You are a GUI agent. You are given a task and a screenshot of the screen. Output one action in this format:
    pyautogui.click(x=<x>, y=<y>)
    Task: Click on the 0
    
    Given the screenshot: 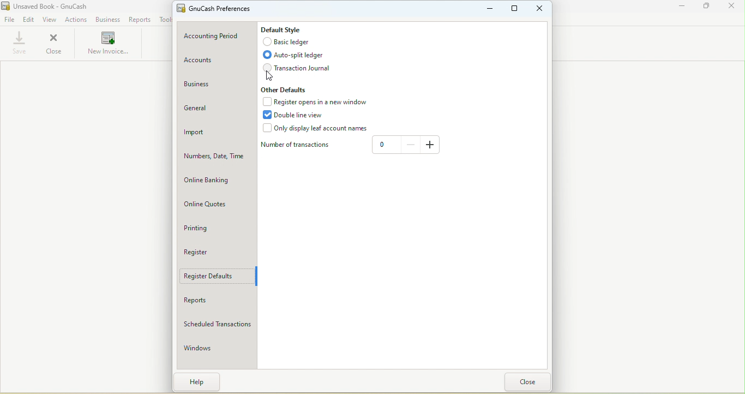 What is the action you would take?
    pyautogui.click(x=386, y=144)
    